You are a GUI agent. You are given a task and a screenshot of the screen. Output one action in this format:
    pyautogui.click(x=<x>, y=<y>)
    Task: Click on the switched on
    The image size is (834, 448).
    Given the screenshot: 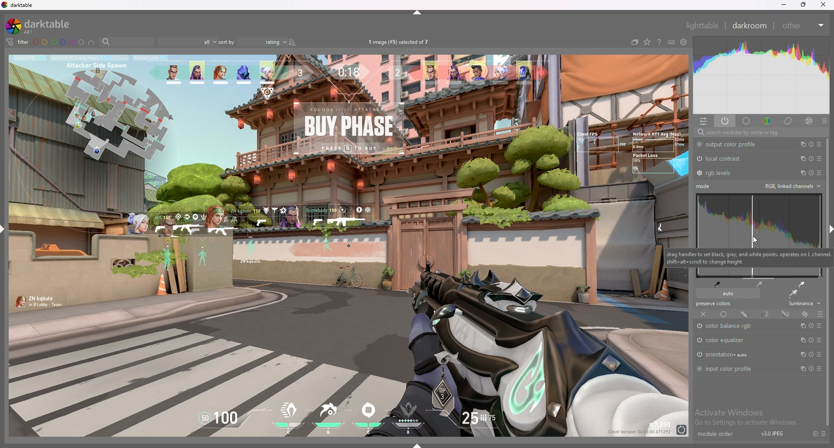 What is the action you would take?
    pyautogui.click(x=698, y=159)
    